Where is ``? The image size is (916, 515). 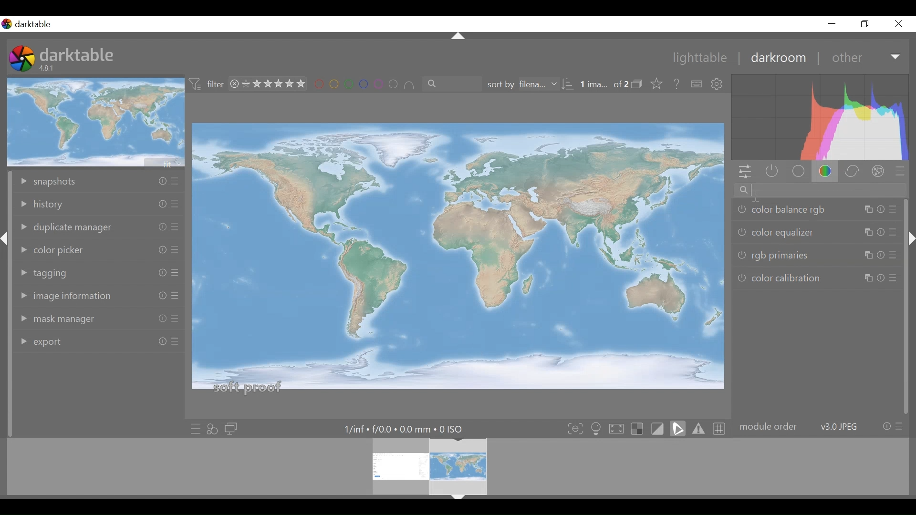
 is located at coordinates (910, 248).